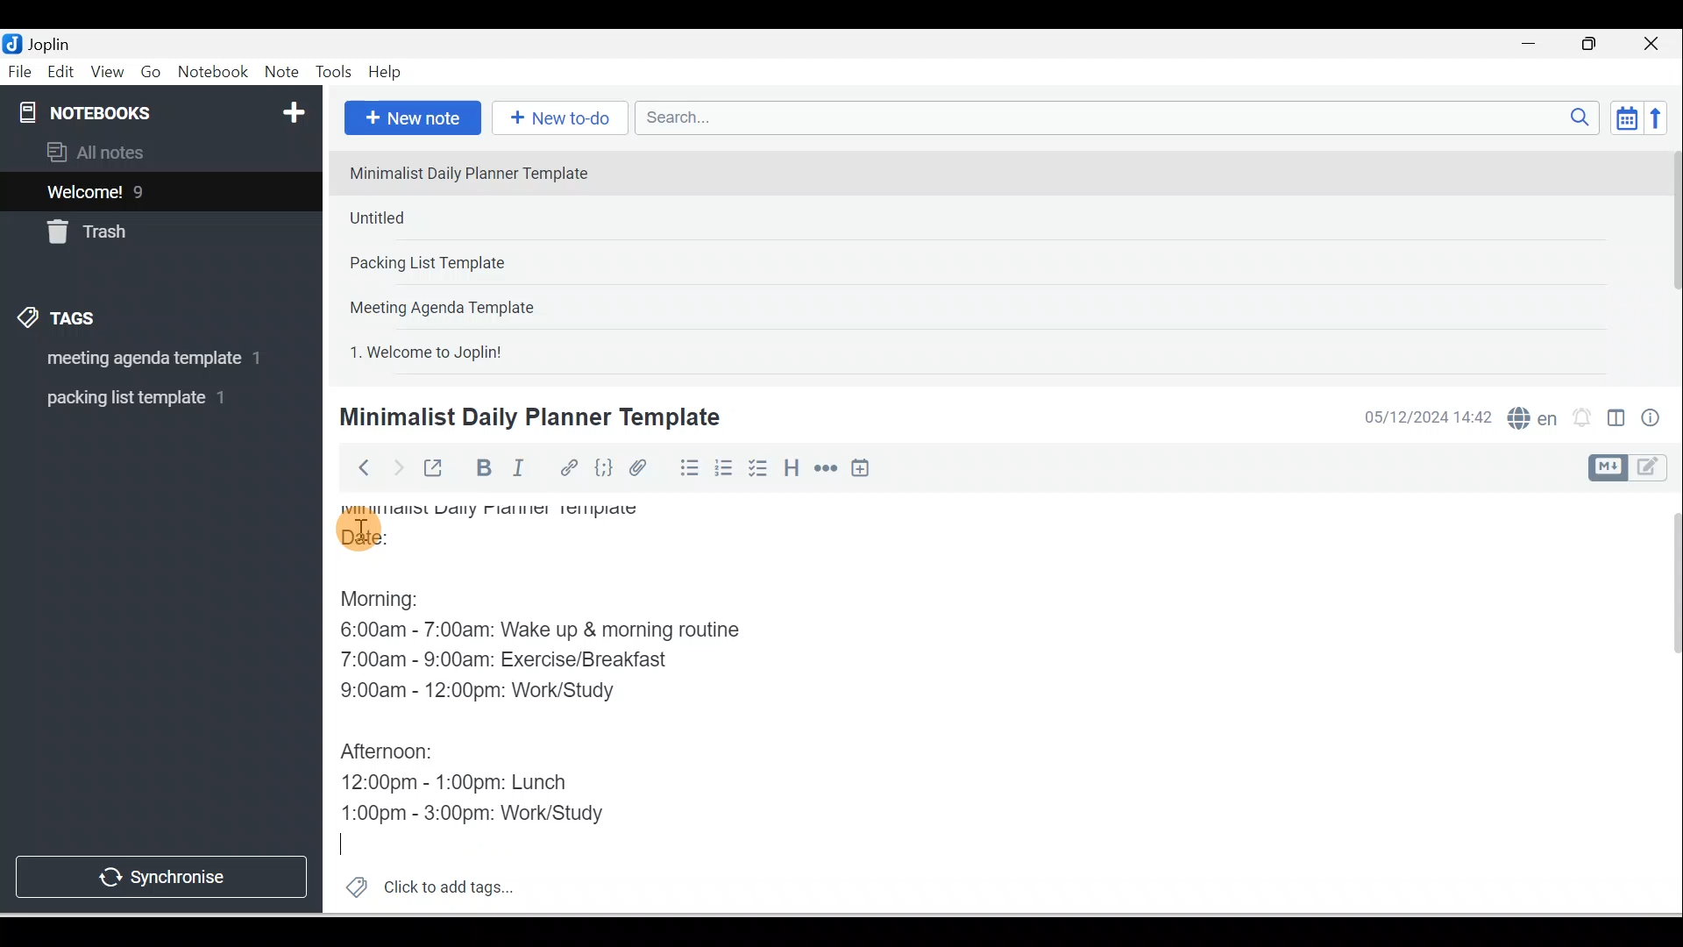  I want to click on 9:00am - 12:00pm: Work/Study, so click(485, 694).